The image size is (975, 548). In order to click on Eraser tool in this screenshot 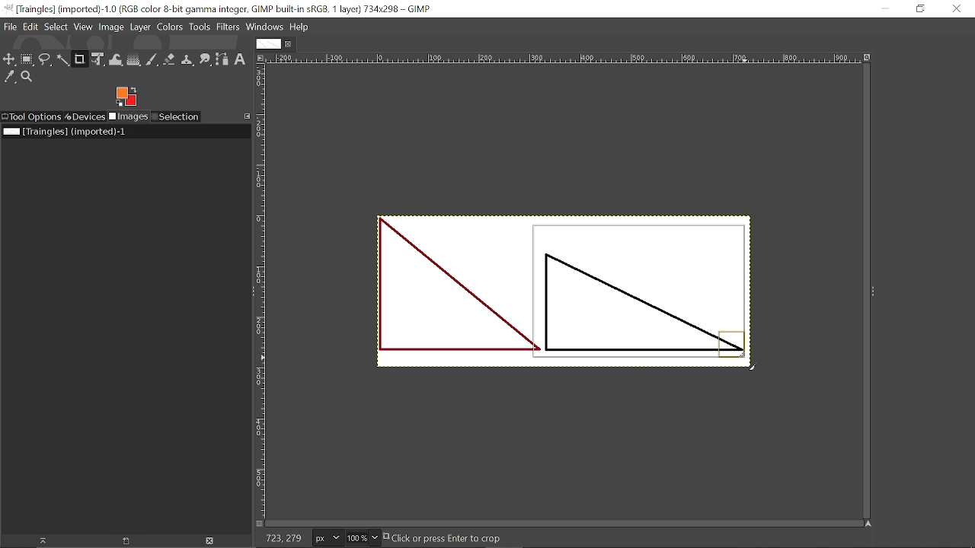, I will do `click(169, 59)`.